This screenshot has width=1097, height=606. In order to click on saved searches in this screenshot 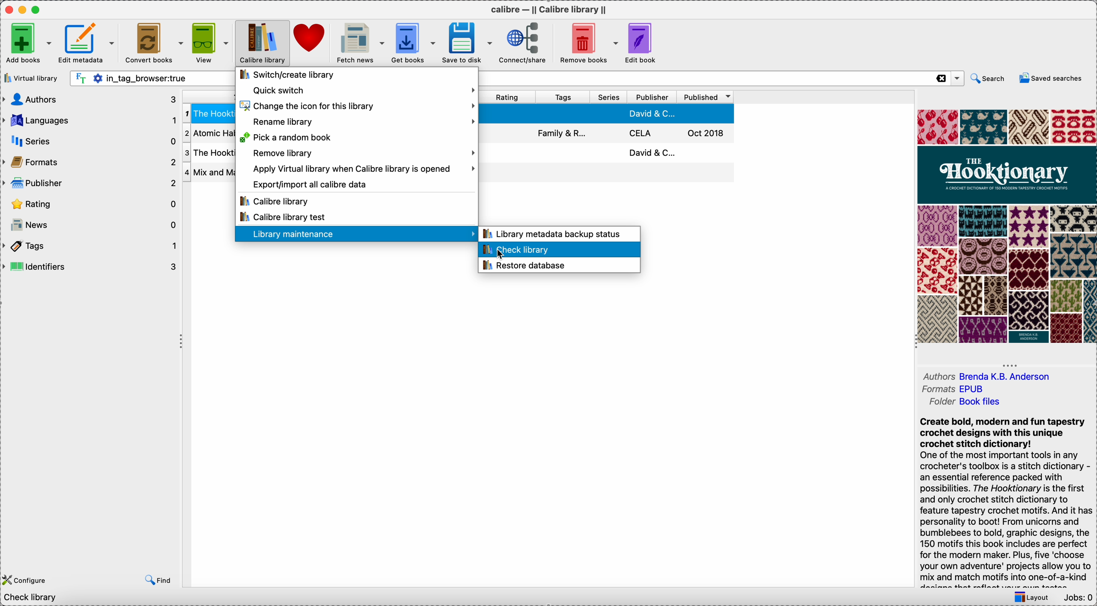, I will do `click(1051, 79)`.